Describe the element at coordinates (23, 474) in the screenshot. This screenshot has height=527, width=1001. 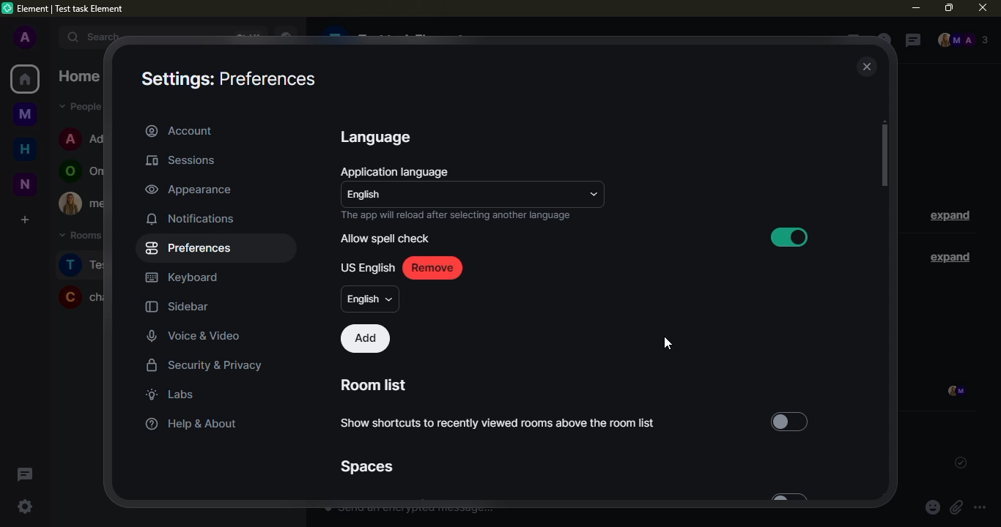
I see `threads` at that location.